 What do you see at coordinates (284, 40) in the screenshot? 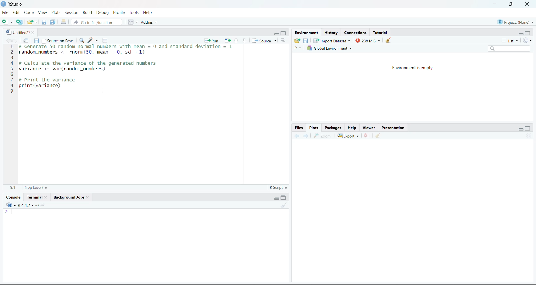
I see `options` at bounding box center [284, 40].